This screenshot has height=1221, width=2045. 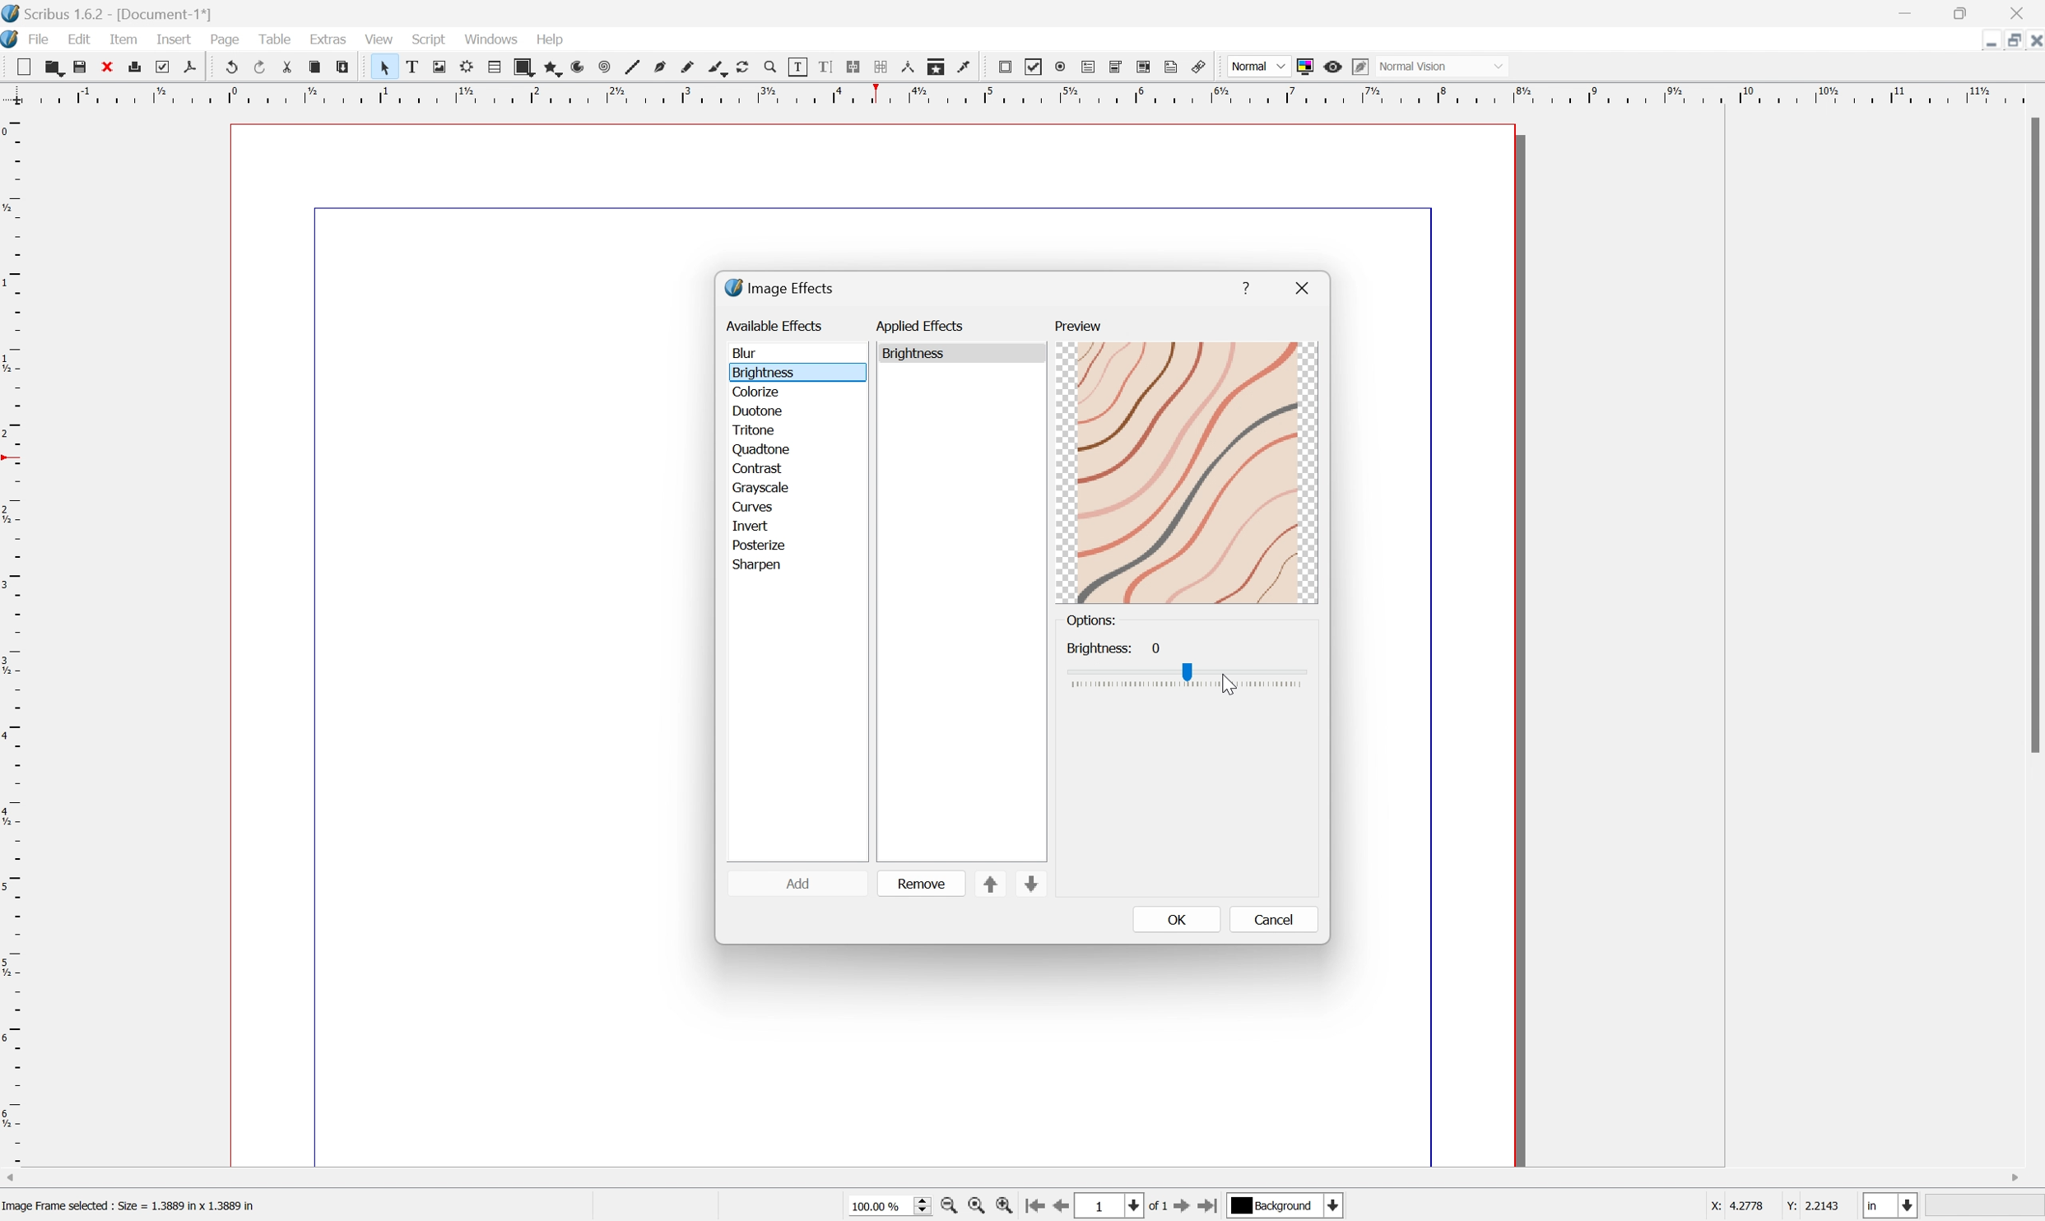 I want to click on blur, so click(x=749, y=351).